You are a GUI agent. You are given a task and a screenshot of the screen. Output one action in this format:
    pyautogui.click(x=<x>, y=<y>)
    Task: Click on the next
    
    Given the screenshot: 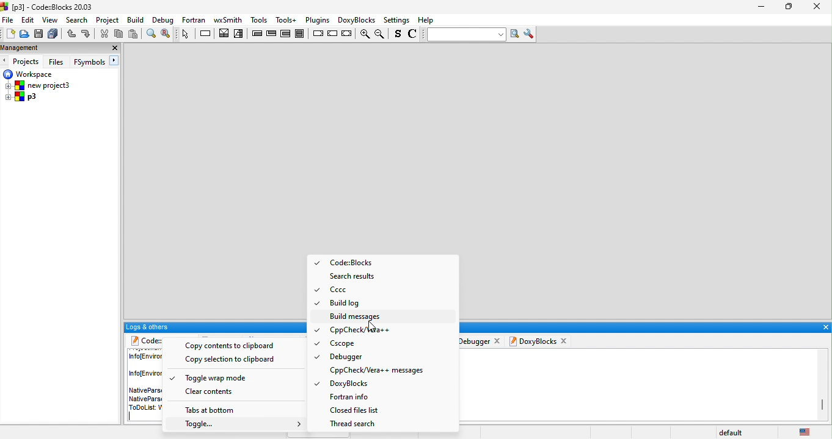 What is the action you would take?
    pyautogui.click(x=115, y=61)
    